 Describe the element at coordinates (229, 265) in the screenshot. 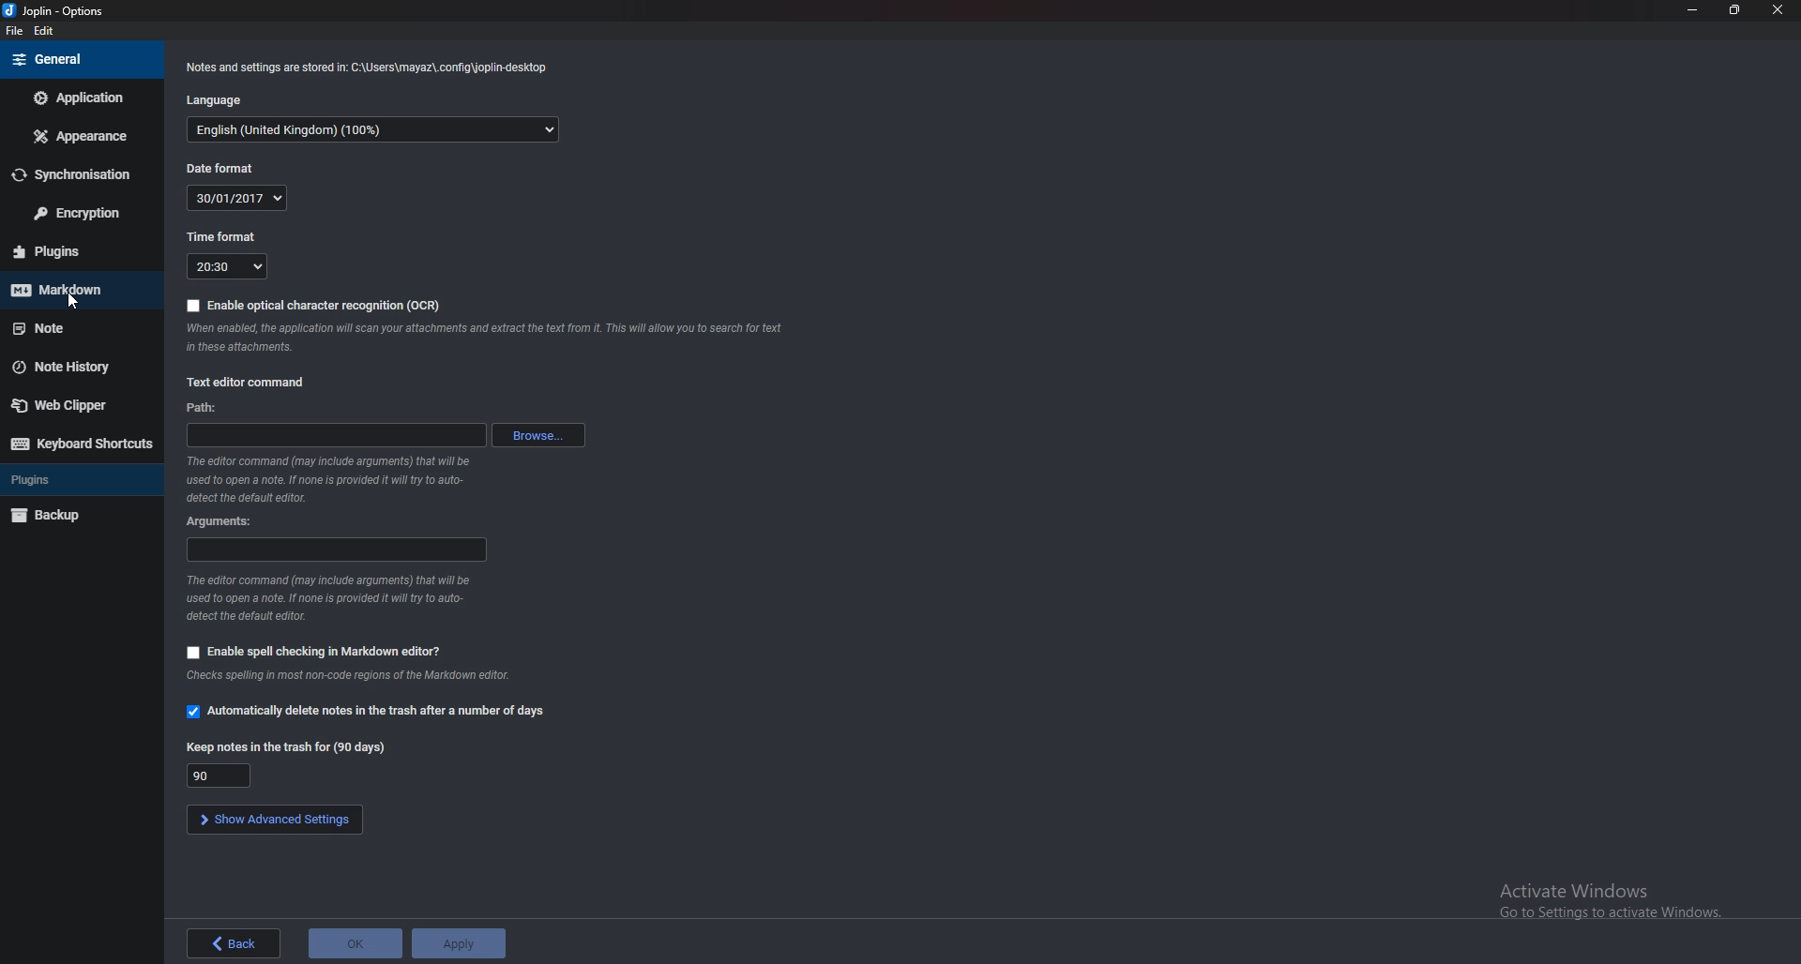

I see `Time format` at that location.